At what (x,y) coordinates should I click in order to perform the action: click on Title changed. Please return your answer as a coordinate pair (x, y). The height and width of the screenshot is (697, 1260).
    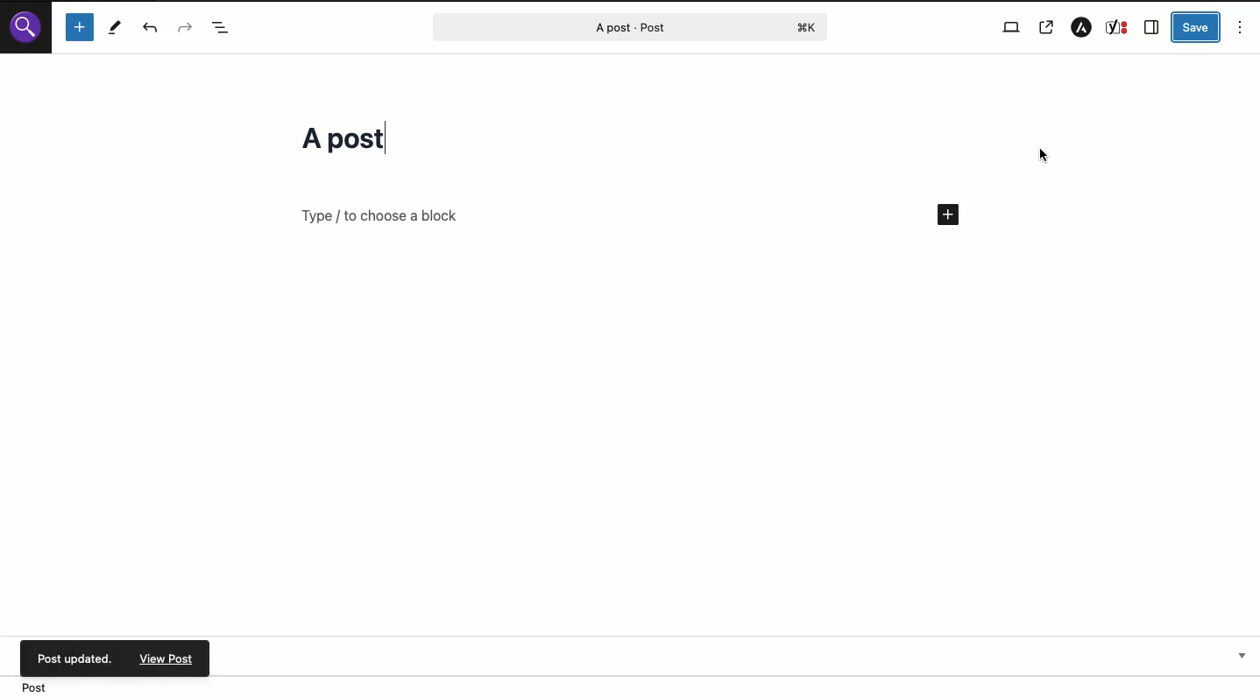
    Looking at the image, I should click on (353, 142).